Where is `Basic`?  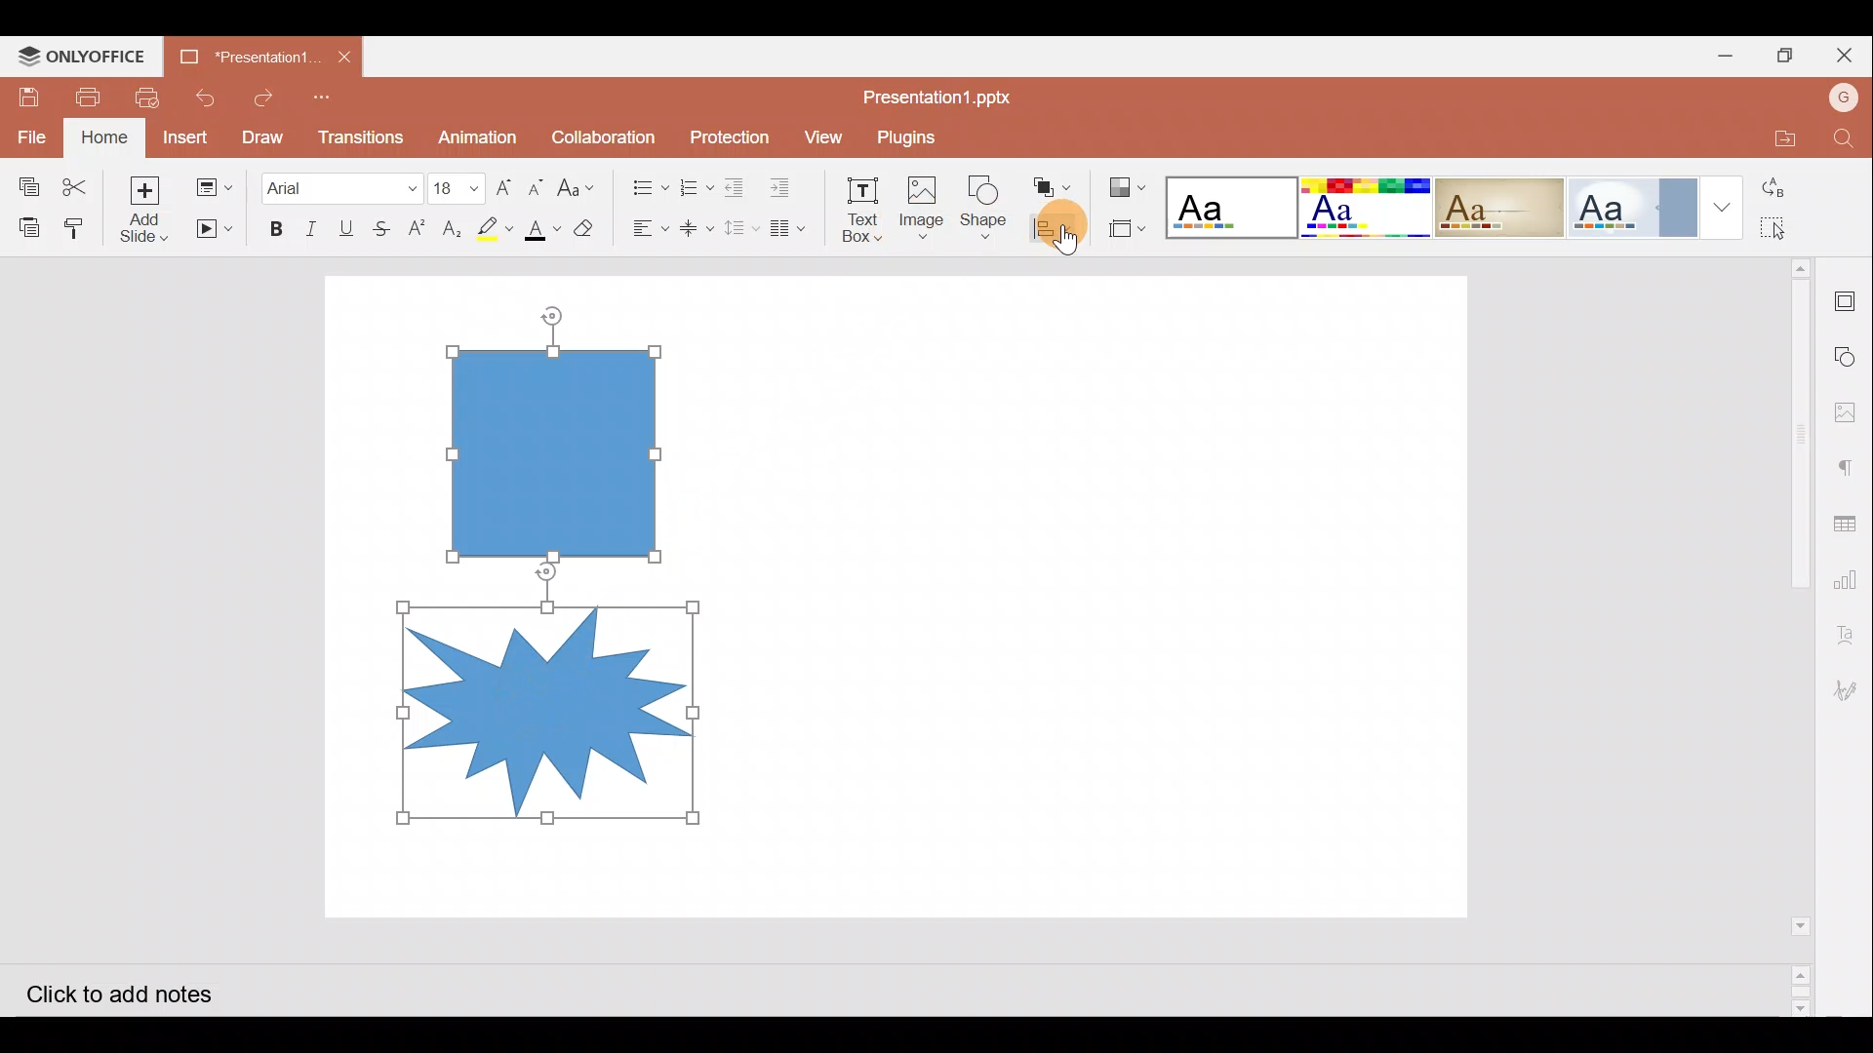
Basic is located at coordinates (1364, 208).